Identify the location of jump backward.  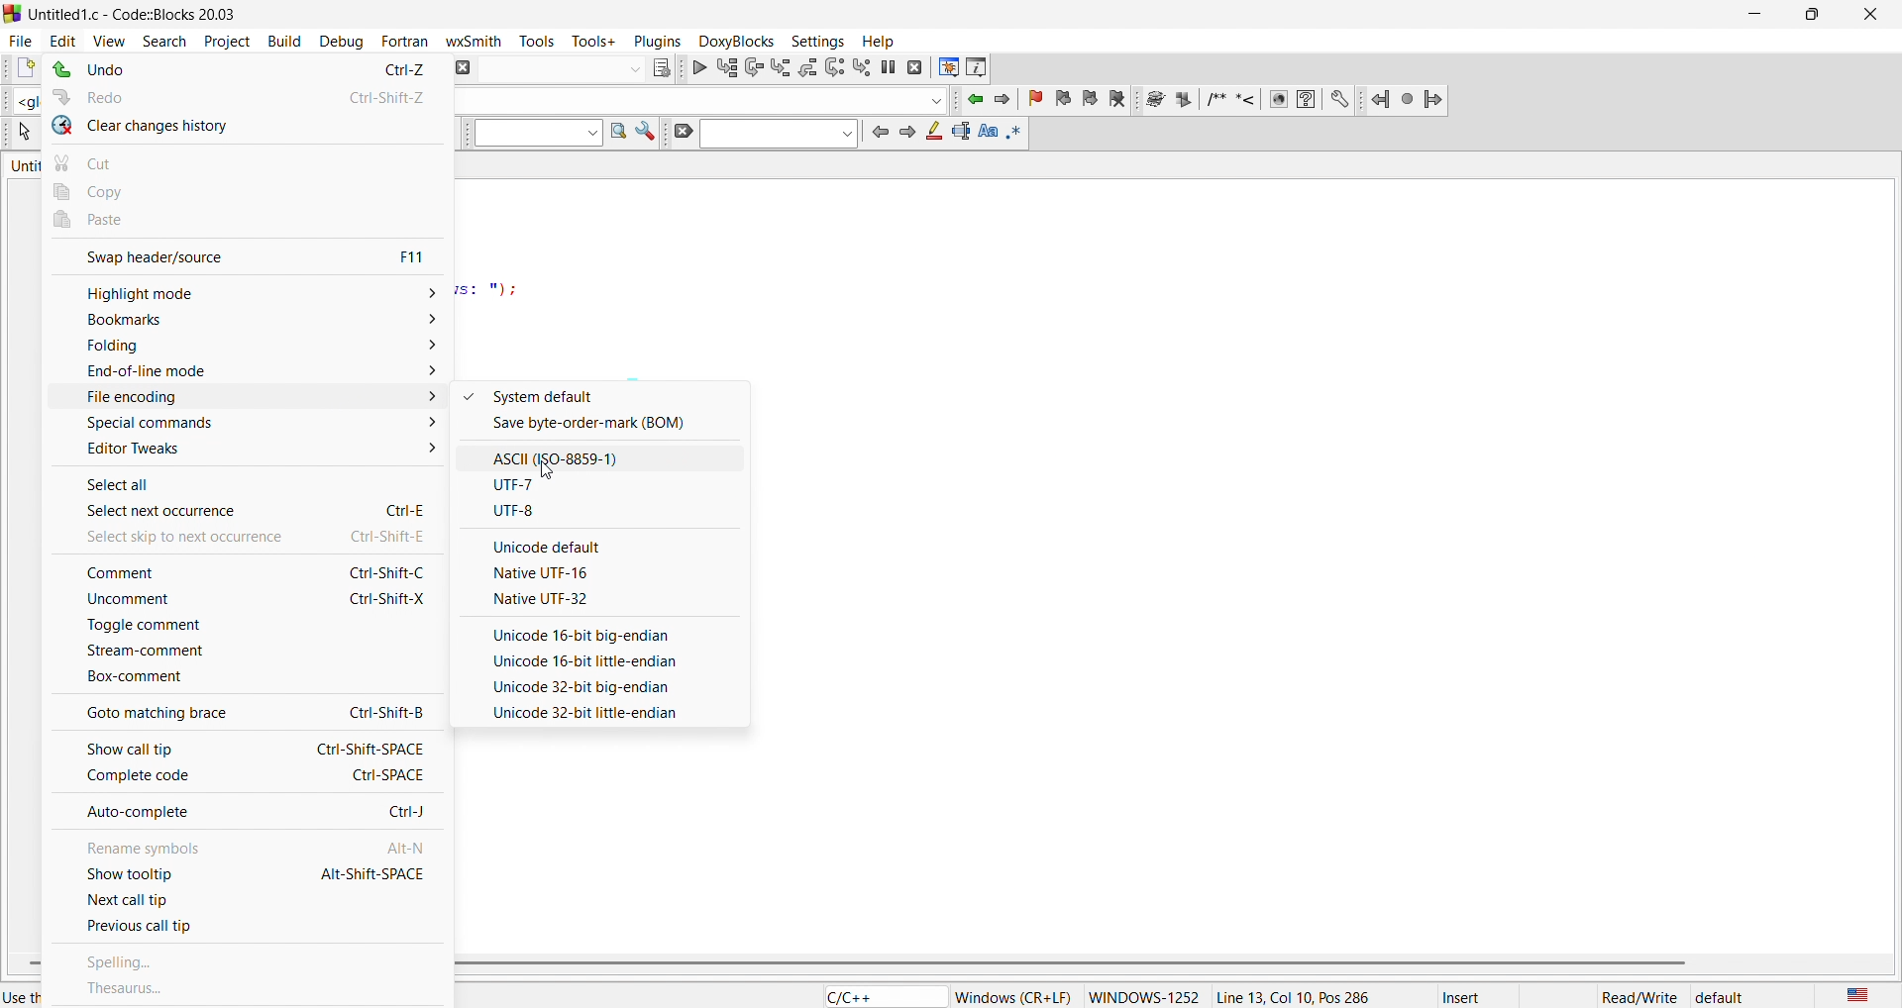
(972, 99).